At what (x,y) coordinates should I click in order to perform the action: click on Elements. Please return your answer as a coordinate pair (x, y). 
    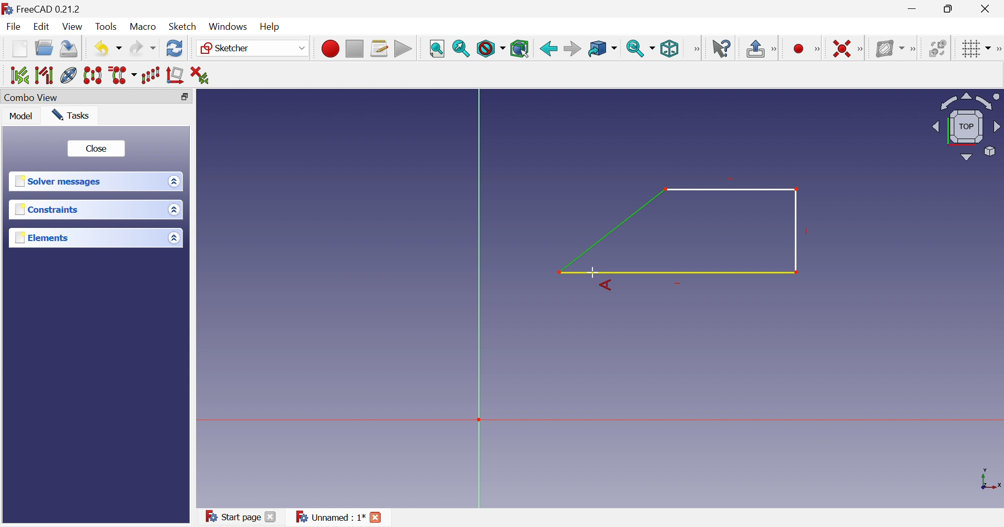
    Looking at the image, I should click on (40, 237).